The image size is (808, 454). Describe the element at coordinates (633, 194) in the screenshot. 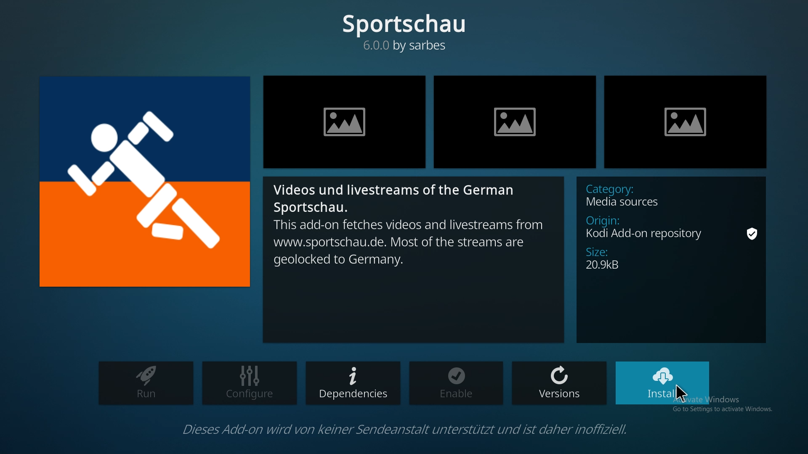

I see `category` at that location.